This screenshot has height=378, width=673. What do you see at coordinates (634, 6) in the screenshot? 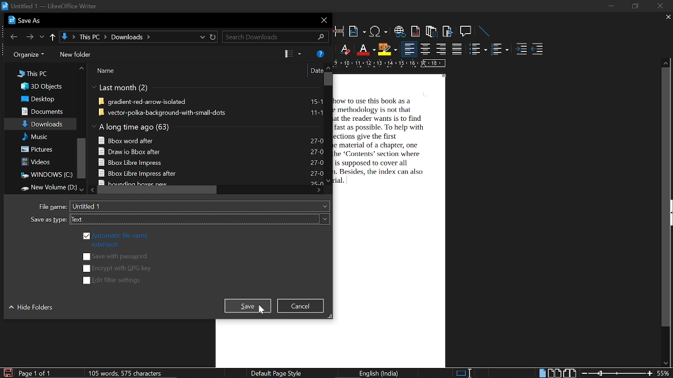
I see `restore down` at bounding box center [634, 6].